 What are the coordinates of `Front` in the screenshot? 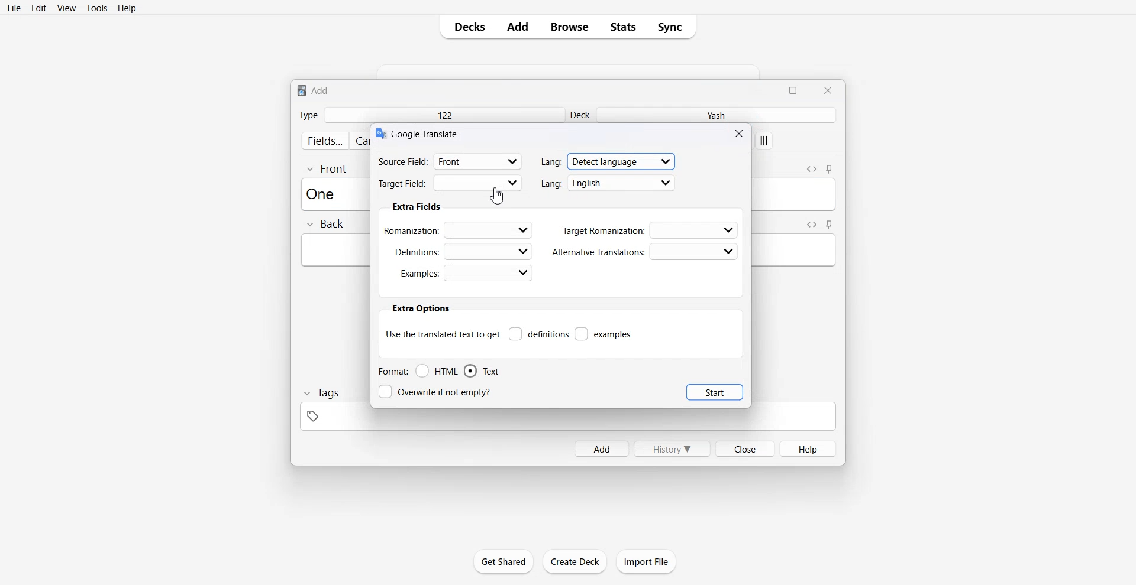 It's located at (328, 168).